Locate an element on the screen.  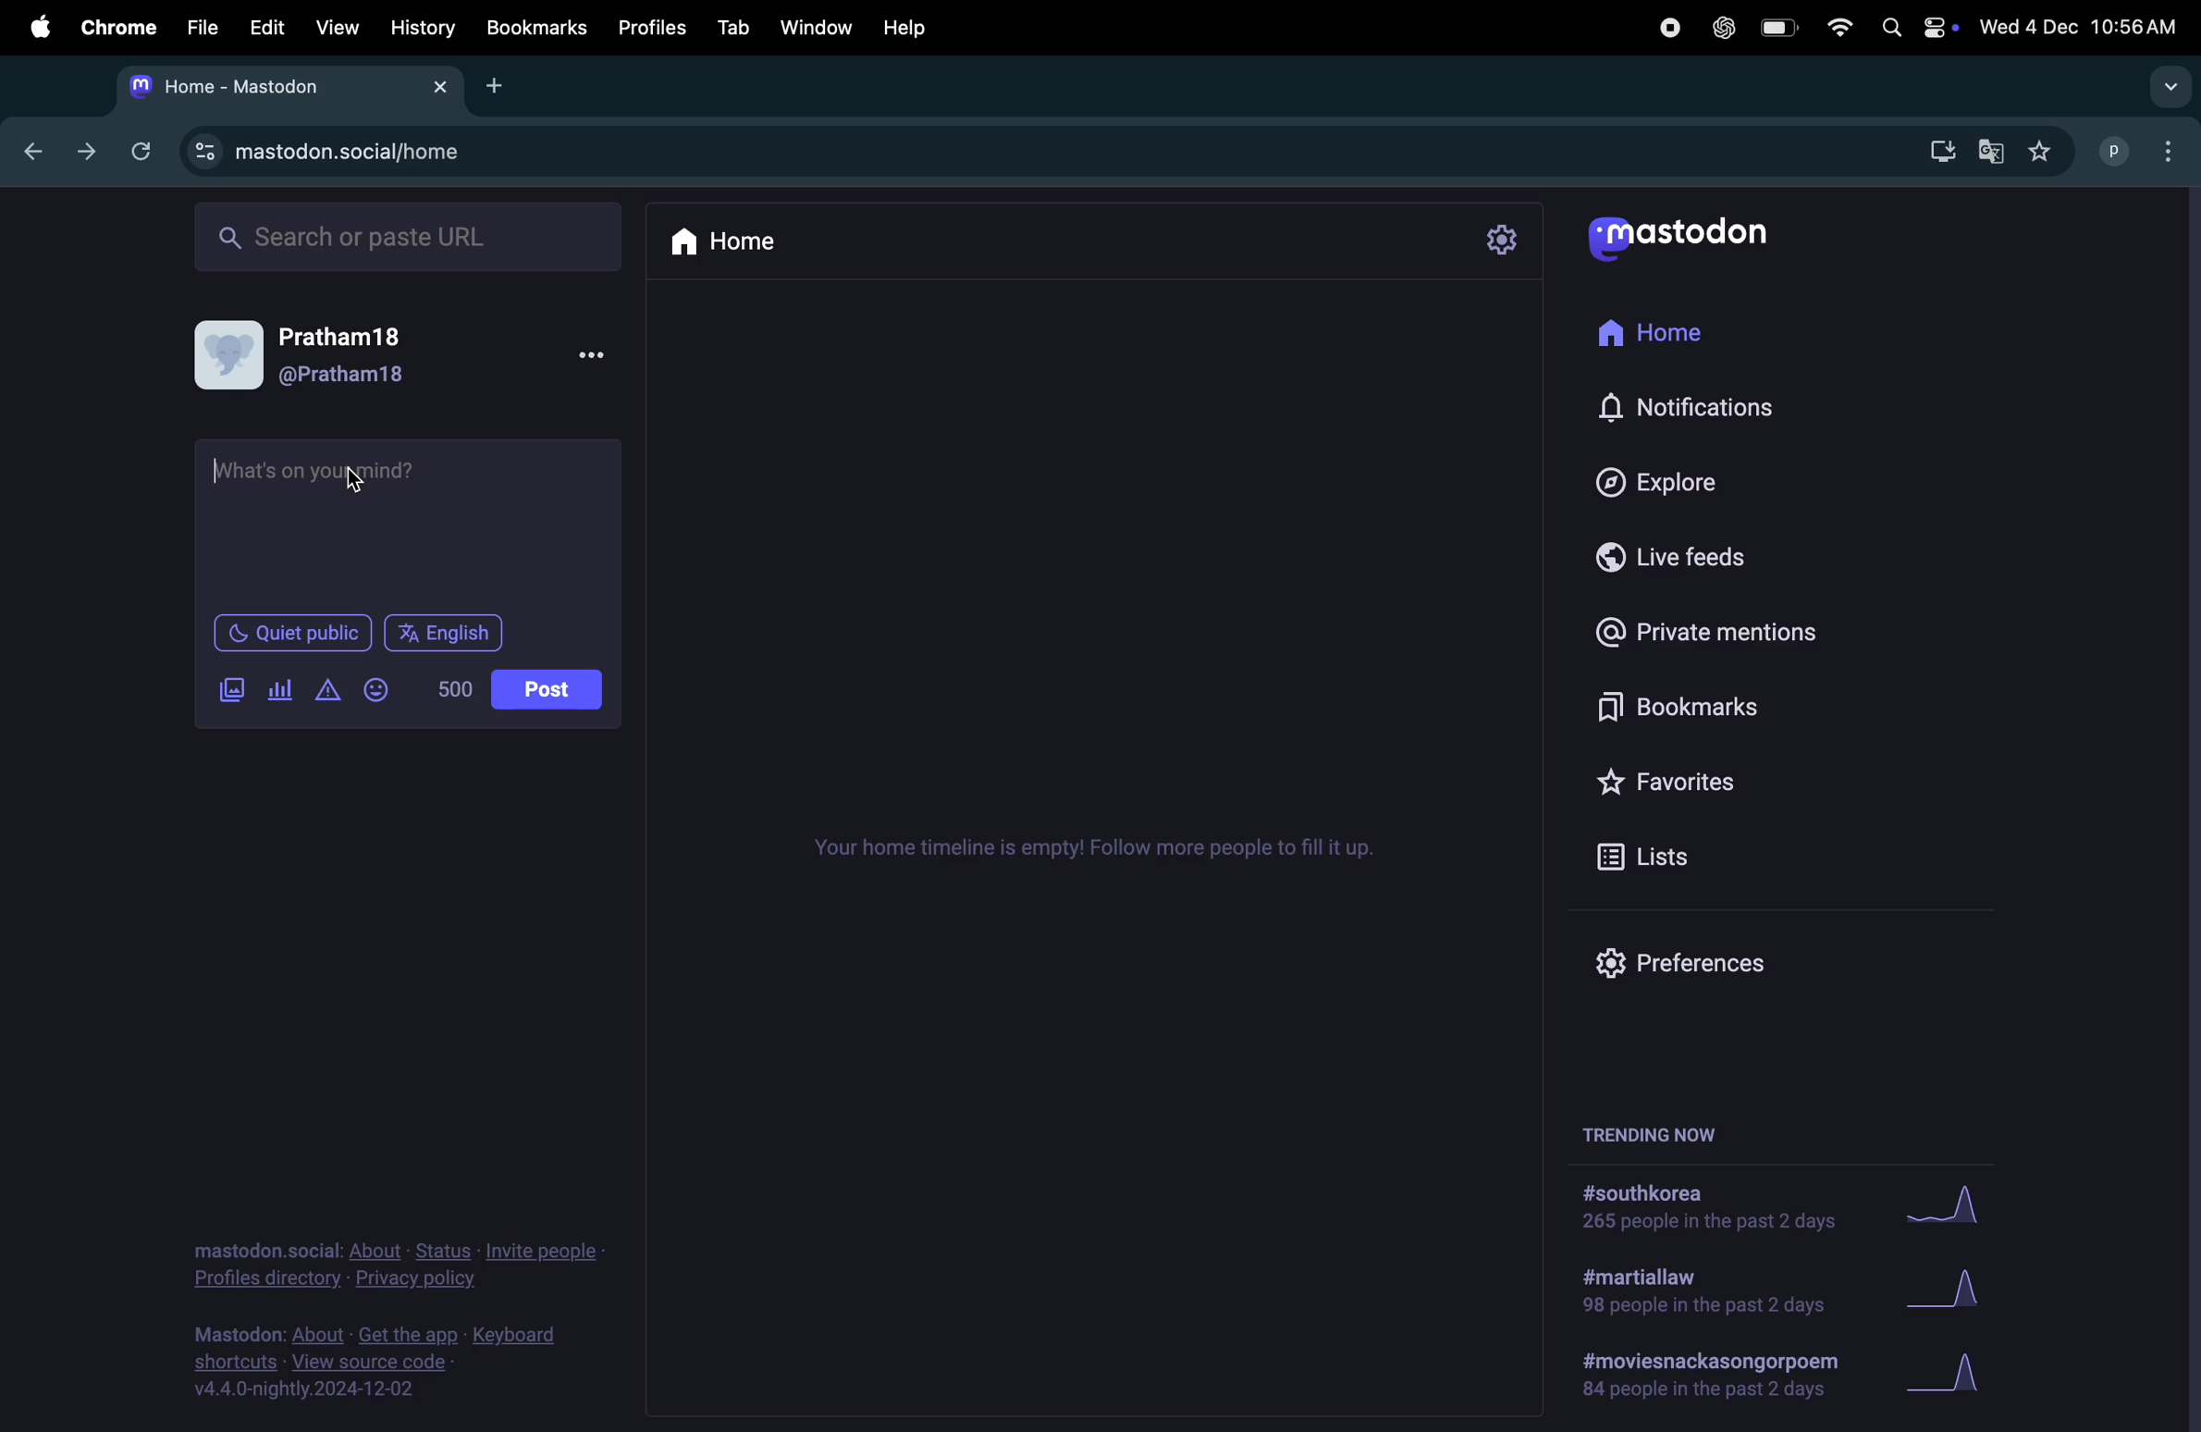
Chatgpt is located at coordinates (1720, 28).